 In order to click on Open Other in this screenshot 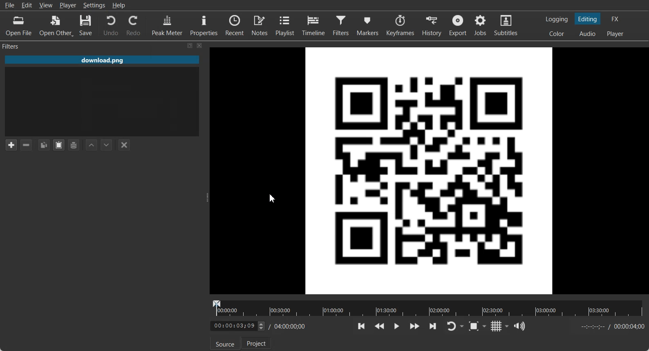, I will do `click(56, 26)`.